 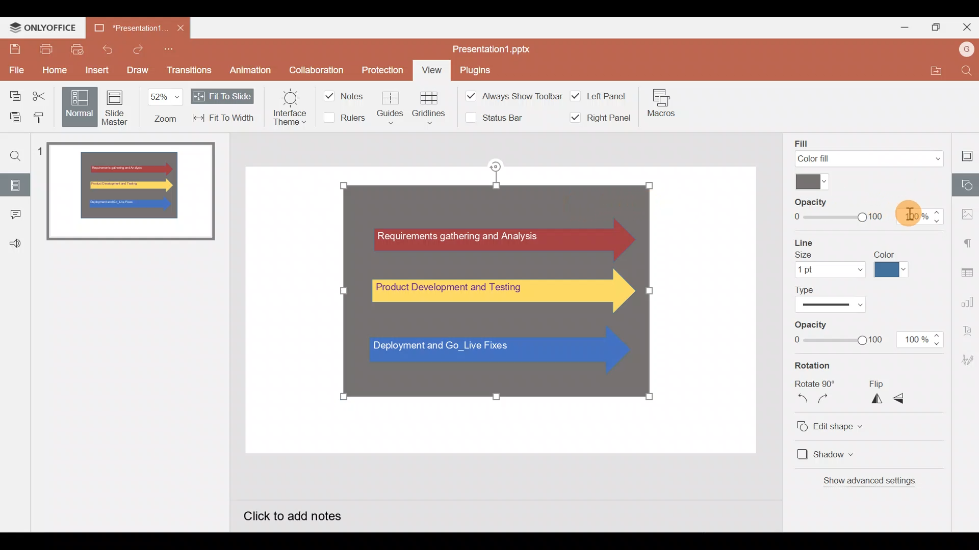 What do you see at coordinates (827, 257) in the screenshot?
I see `Line size` at bounding box center [827, 257].